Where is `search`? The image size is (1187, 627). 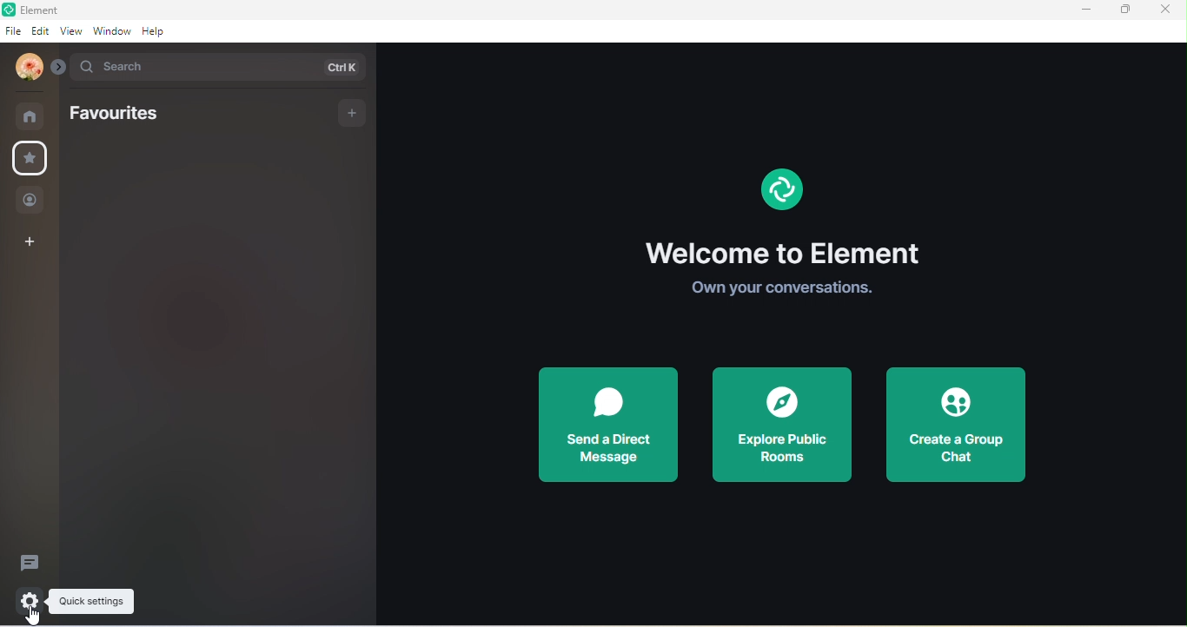
search is located at coordinates (217, 67).